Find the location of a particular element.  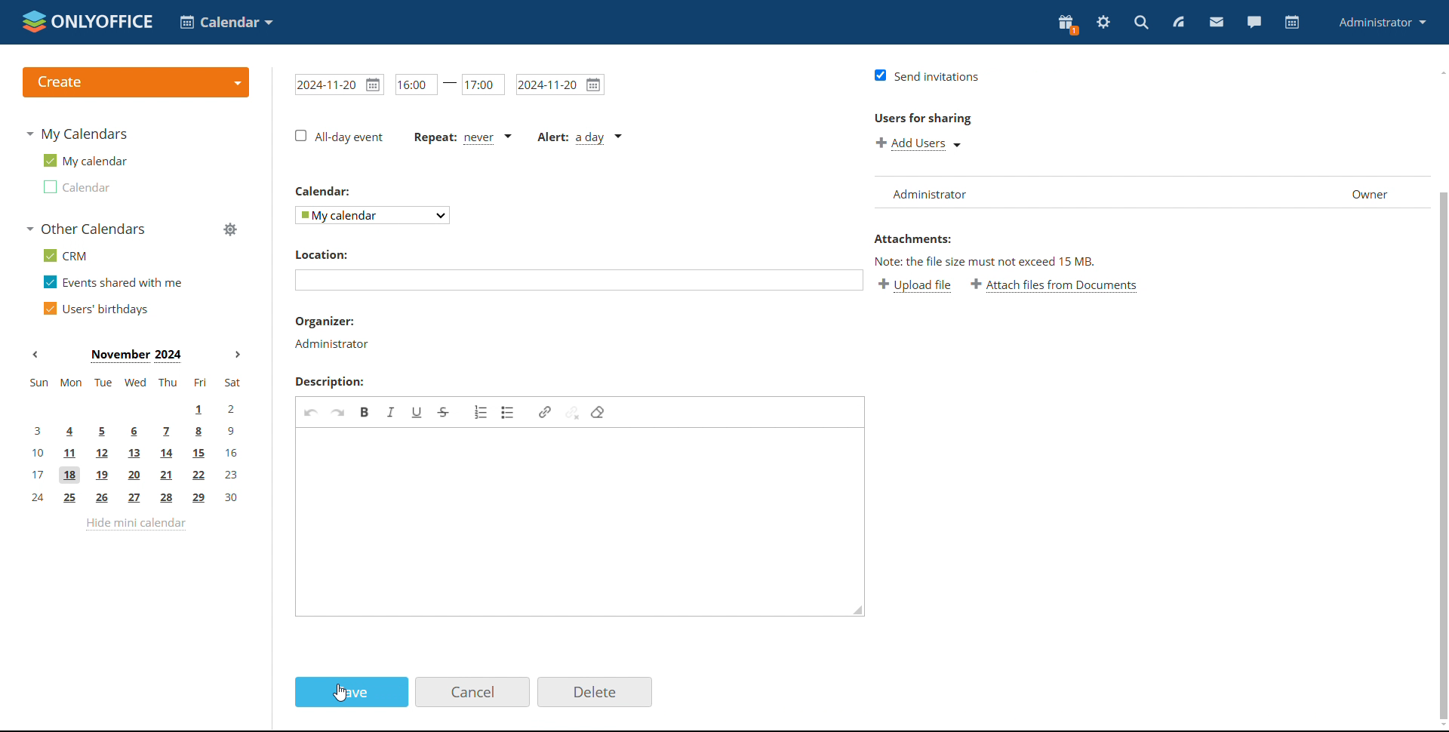

feed is located at coordinates (1181, 23).